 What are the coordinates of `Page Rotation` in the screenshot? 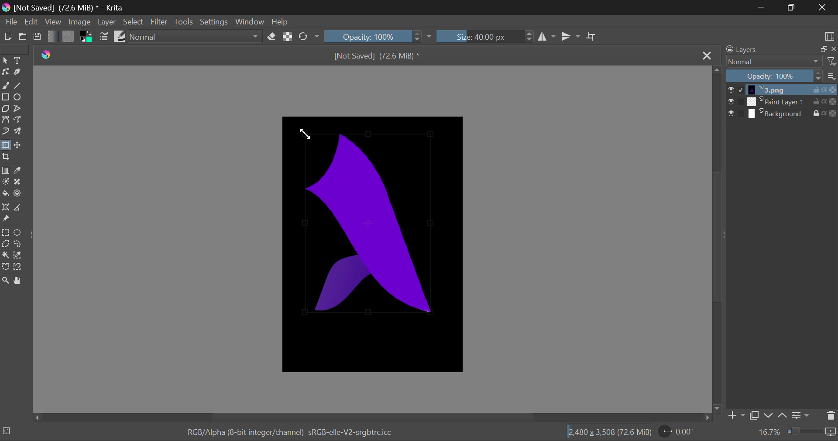 It's located at (682, 432).